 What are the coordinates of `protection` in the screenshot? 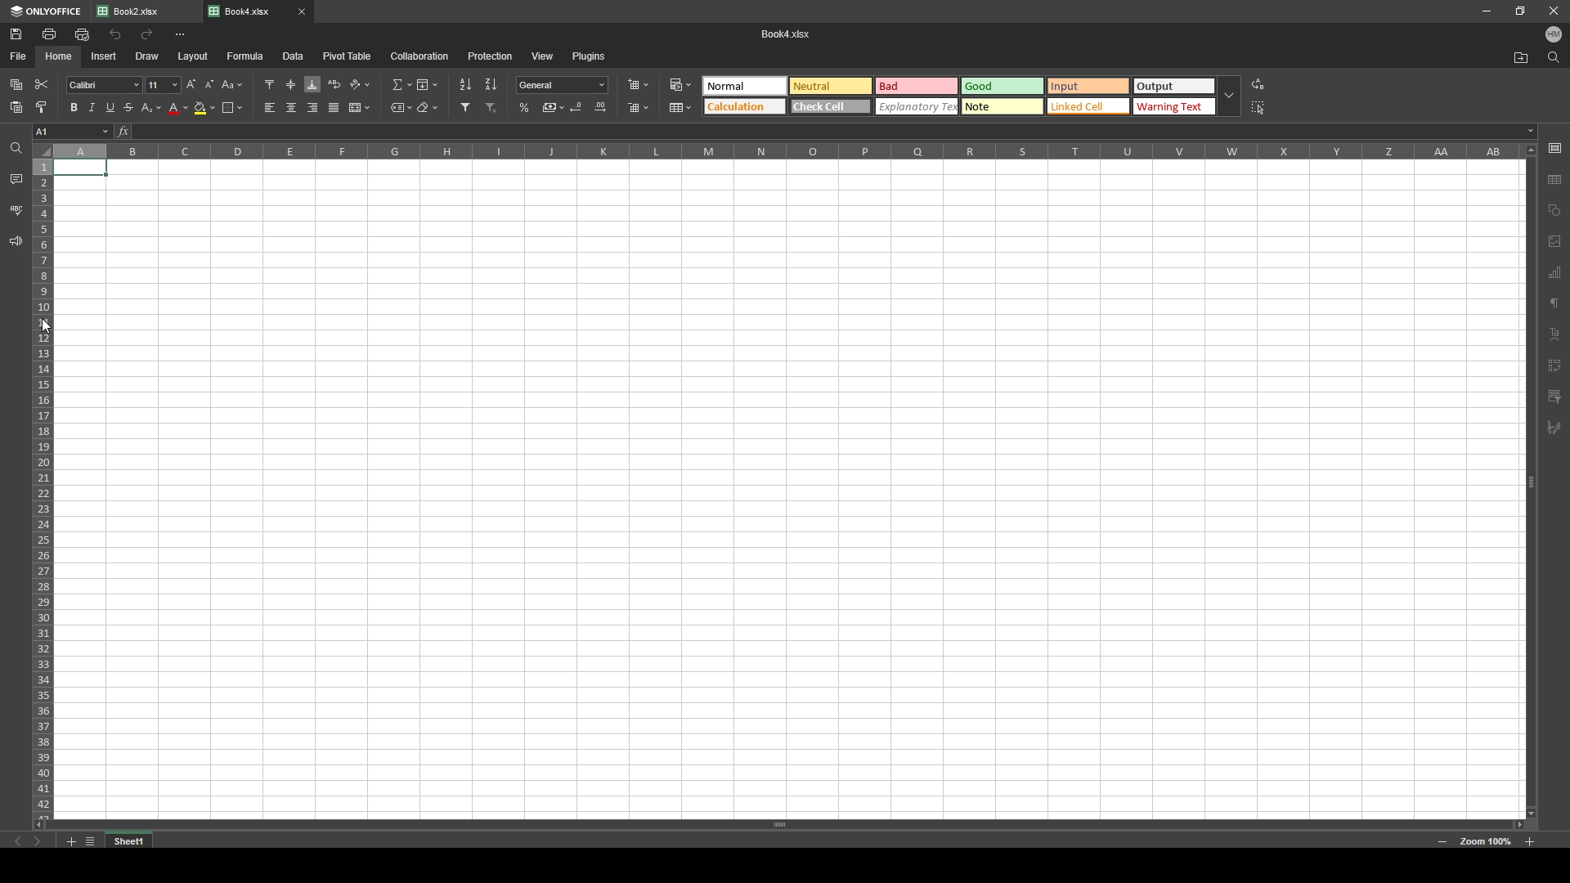 It's located at (491, 56).